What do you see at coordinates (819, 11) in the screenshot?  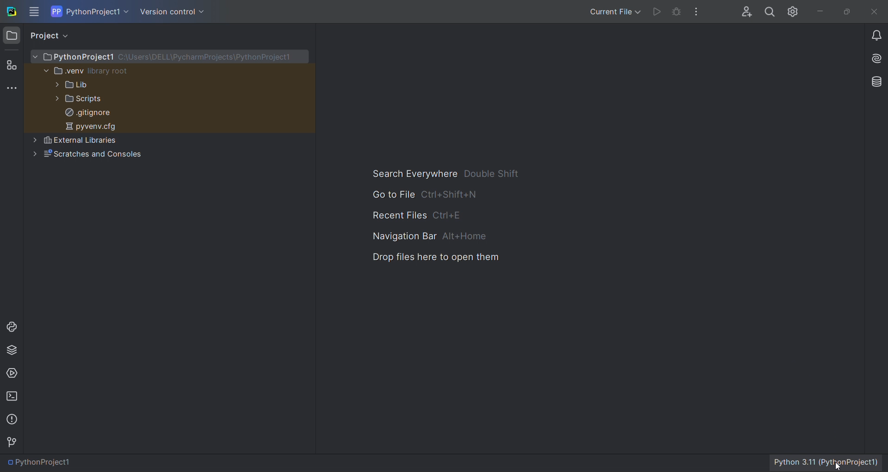 I see `minimize` at bounding box center [819, 11].